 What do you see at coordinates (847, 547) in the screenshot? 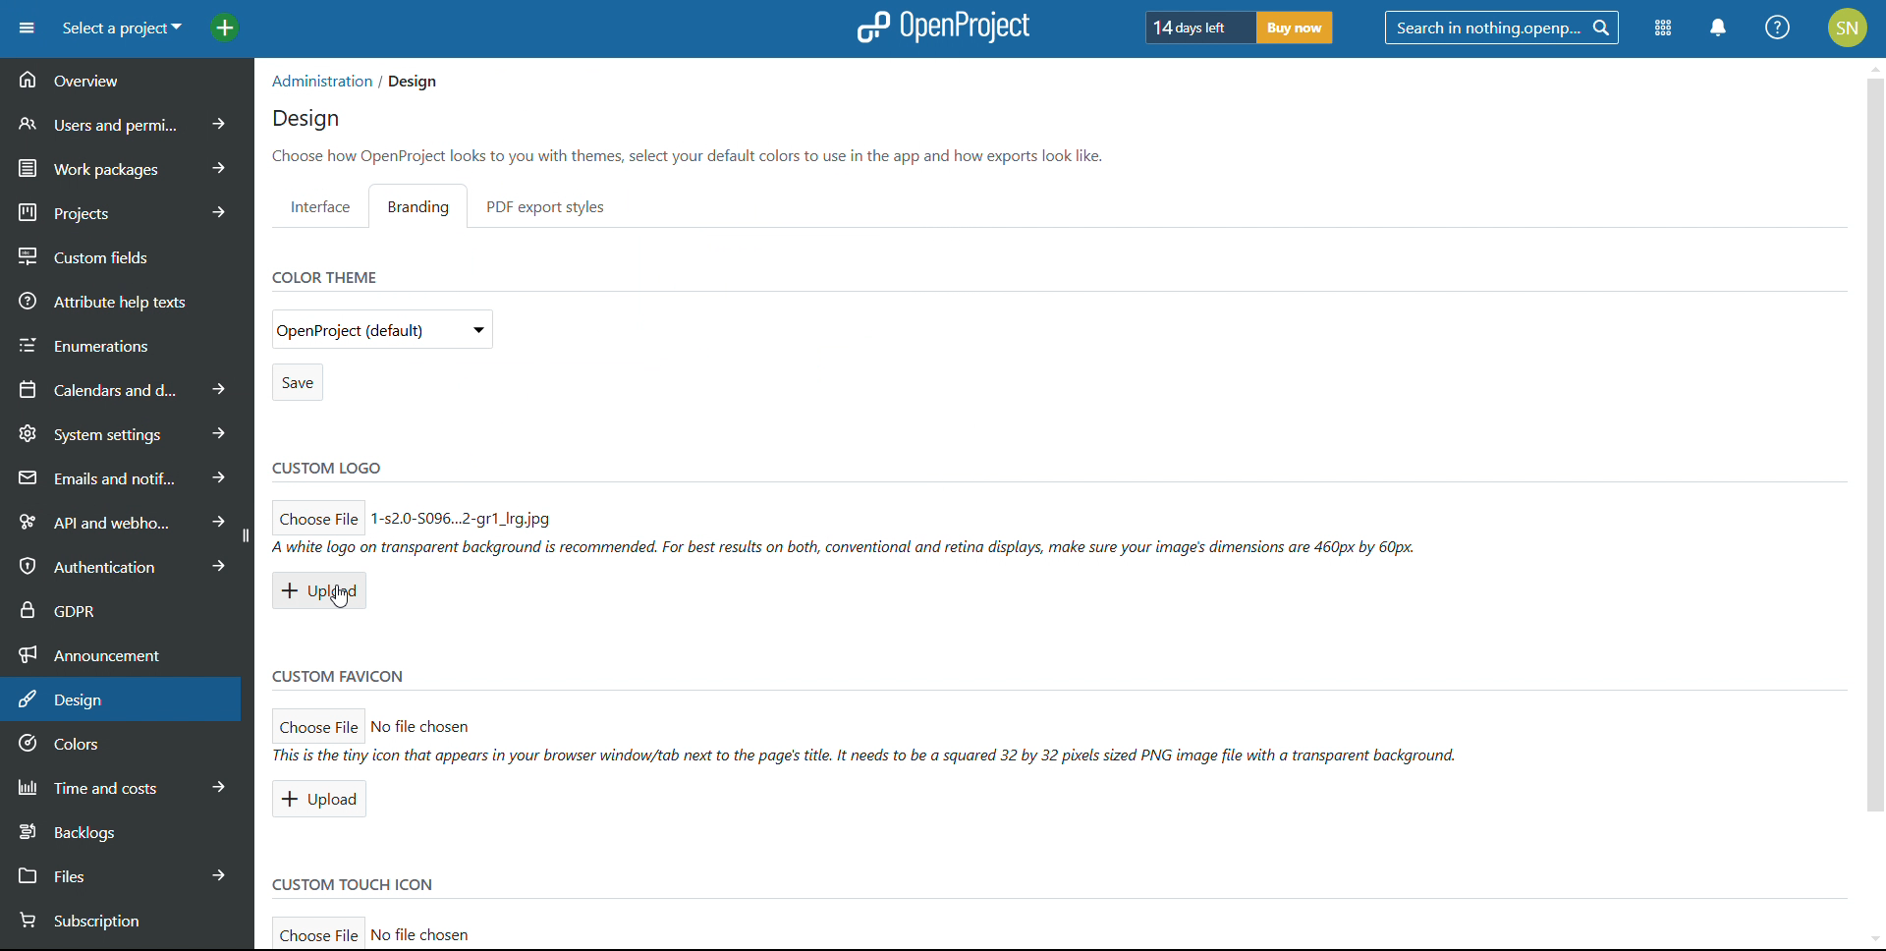
I see `A white logo on transparent background (s recommended. For best results on both, conventional and retina displays, make sure your images dimensions are 460px by 60px.` at bounding box center [847, 547].